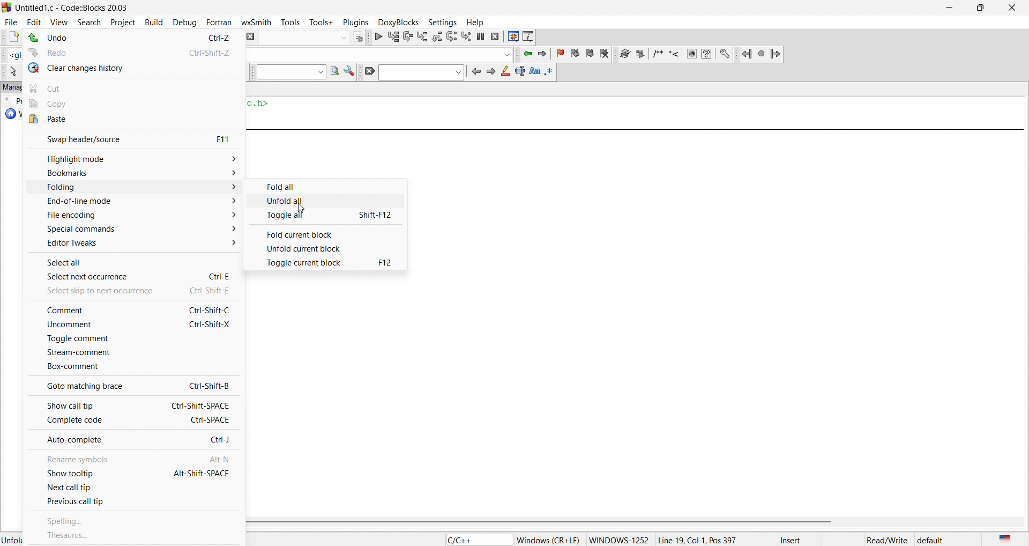  Describe the element at coordinates (441, 21) in the screenshot. I see `setting` at that location.